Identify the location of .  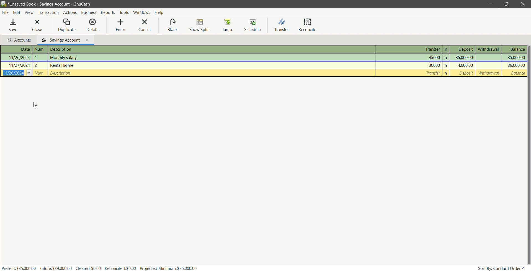
(18, 268).